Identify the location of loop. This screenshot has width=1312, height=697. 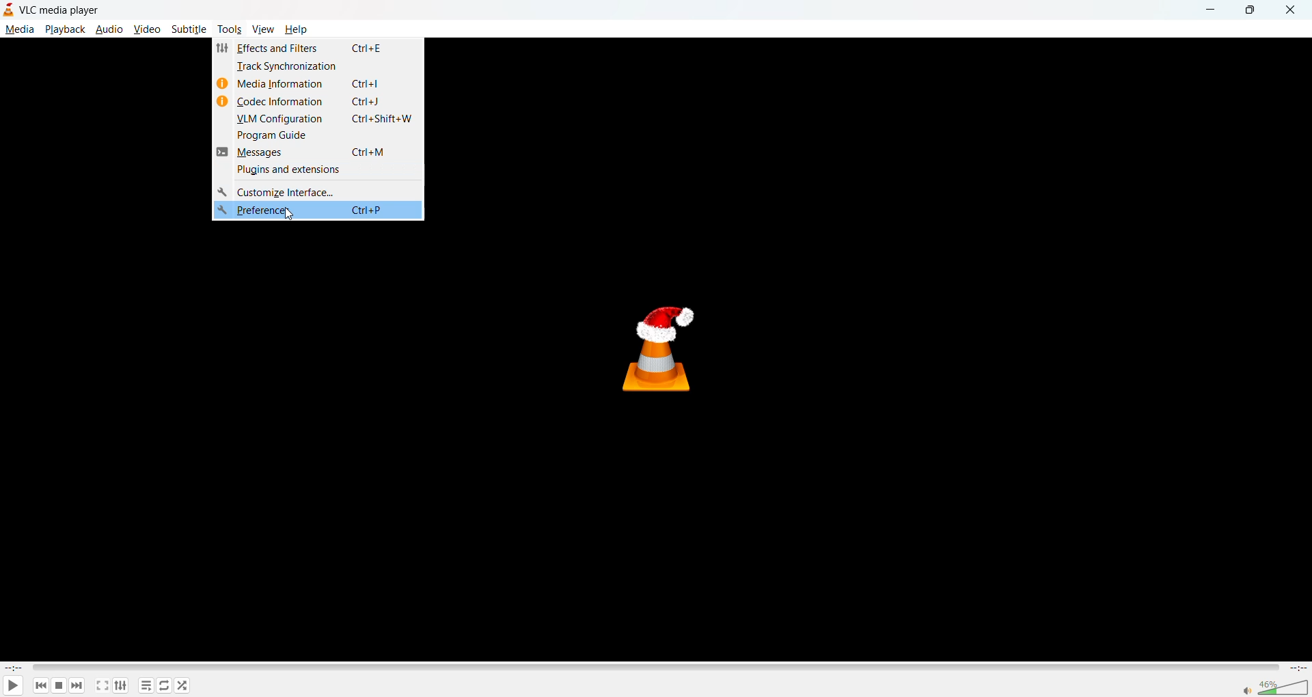
(165, 685).